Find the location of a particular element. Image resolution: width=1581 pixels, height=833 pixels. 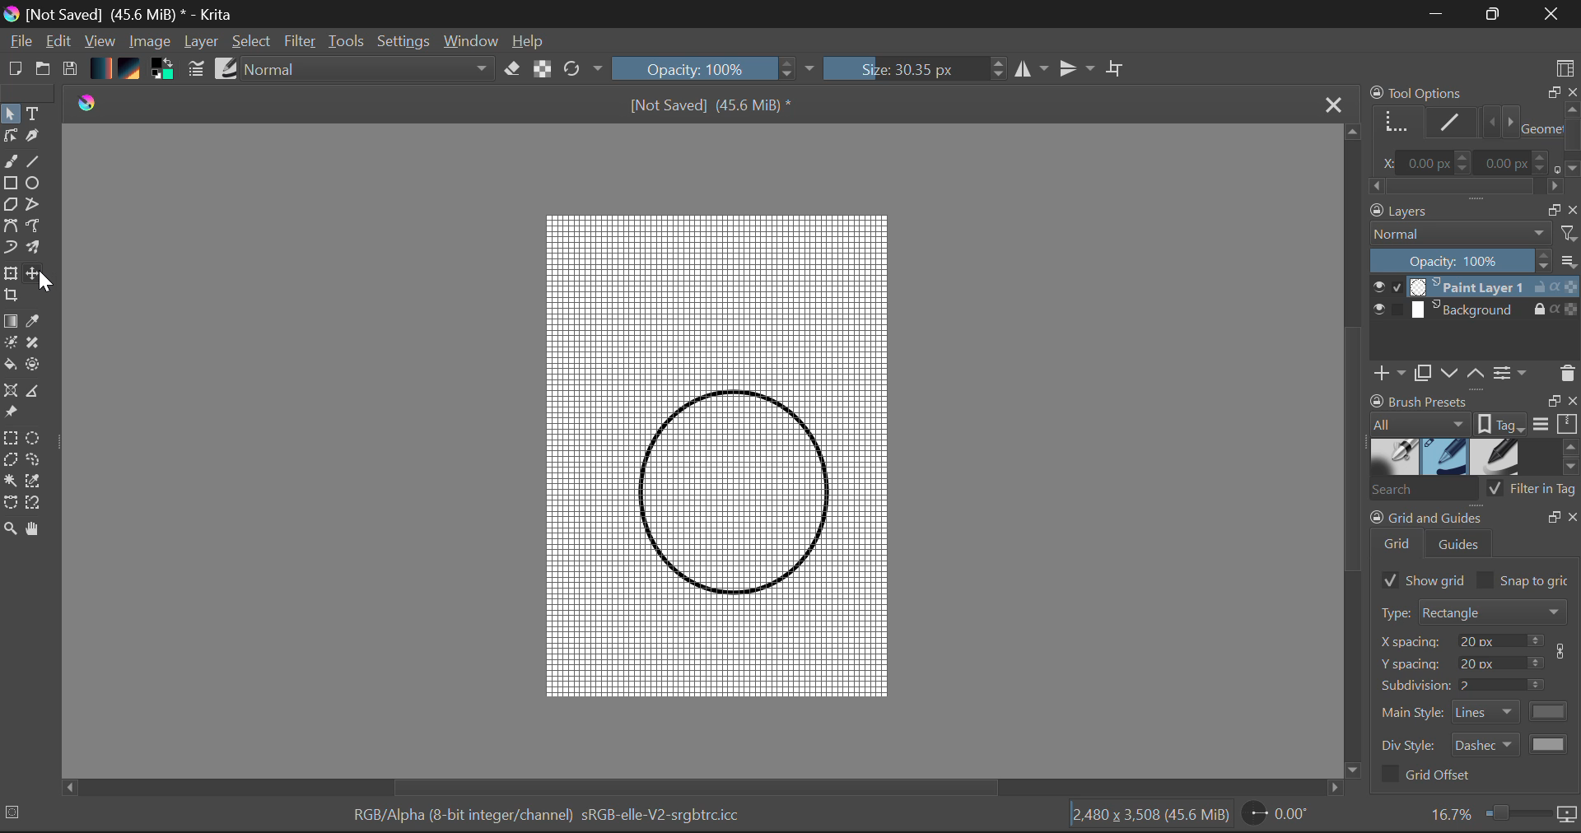

Bezier Curve is located at coordinates (10, 228).